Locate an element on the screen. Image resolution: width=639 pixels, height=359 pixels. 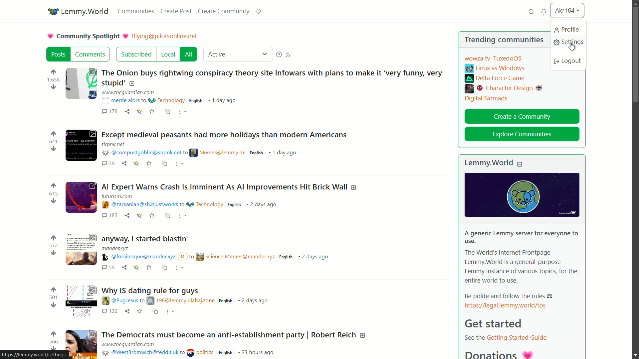
more is located at coordinates (182, 112).